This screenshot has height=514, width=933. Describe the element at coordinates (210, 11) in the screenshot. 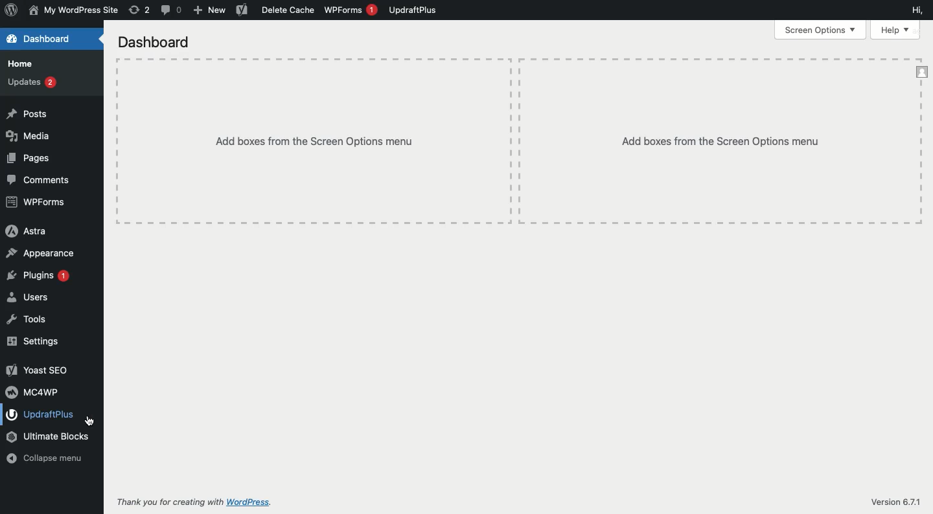

I see `New` at that location.